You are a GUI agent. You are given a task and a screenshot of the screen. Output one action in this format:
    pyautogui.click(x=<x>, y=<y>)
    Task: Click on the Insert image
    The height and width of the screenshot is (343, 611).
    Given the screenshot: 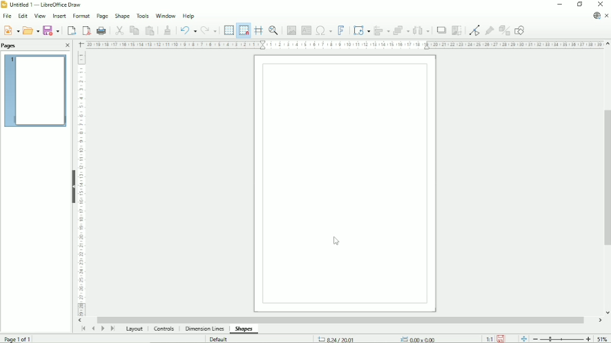 What is the action you would take?
    pyautogui.click(x=291, y=29)
    